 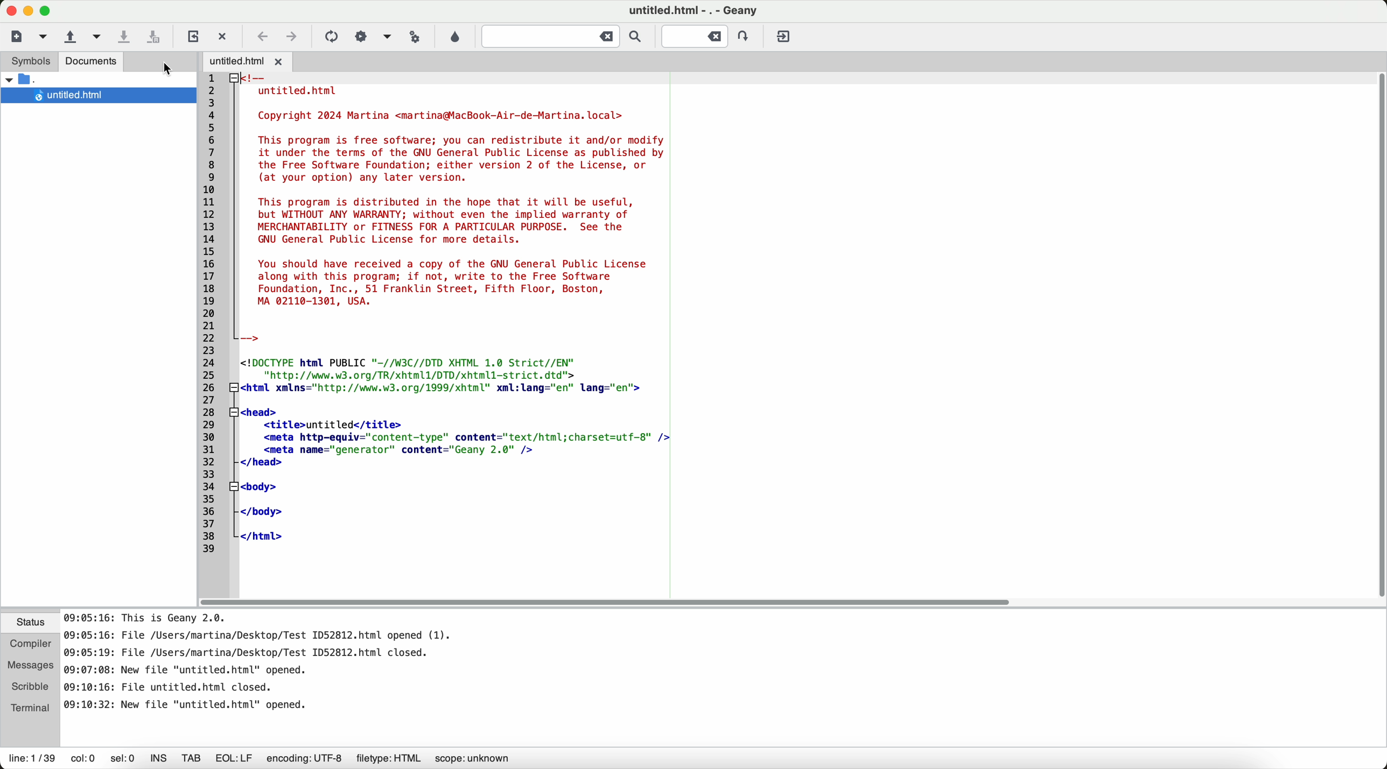 I want to click on status, so click(x=29, y=623).